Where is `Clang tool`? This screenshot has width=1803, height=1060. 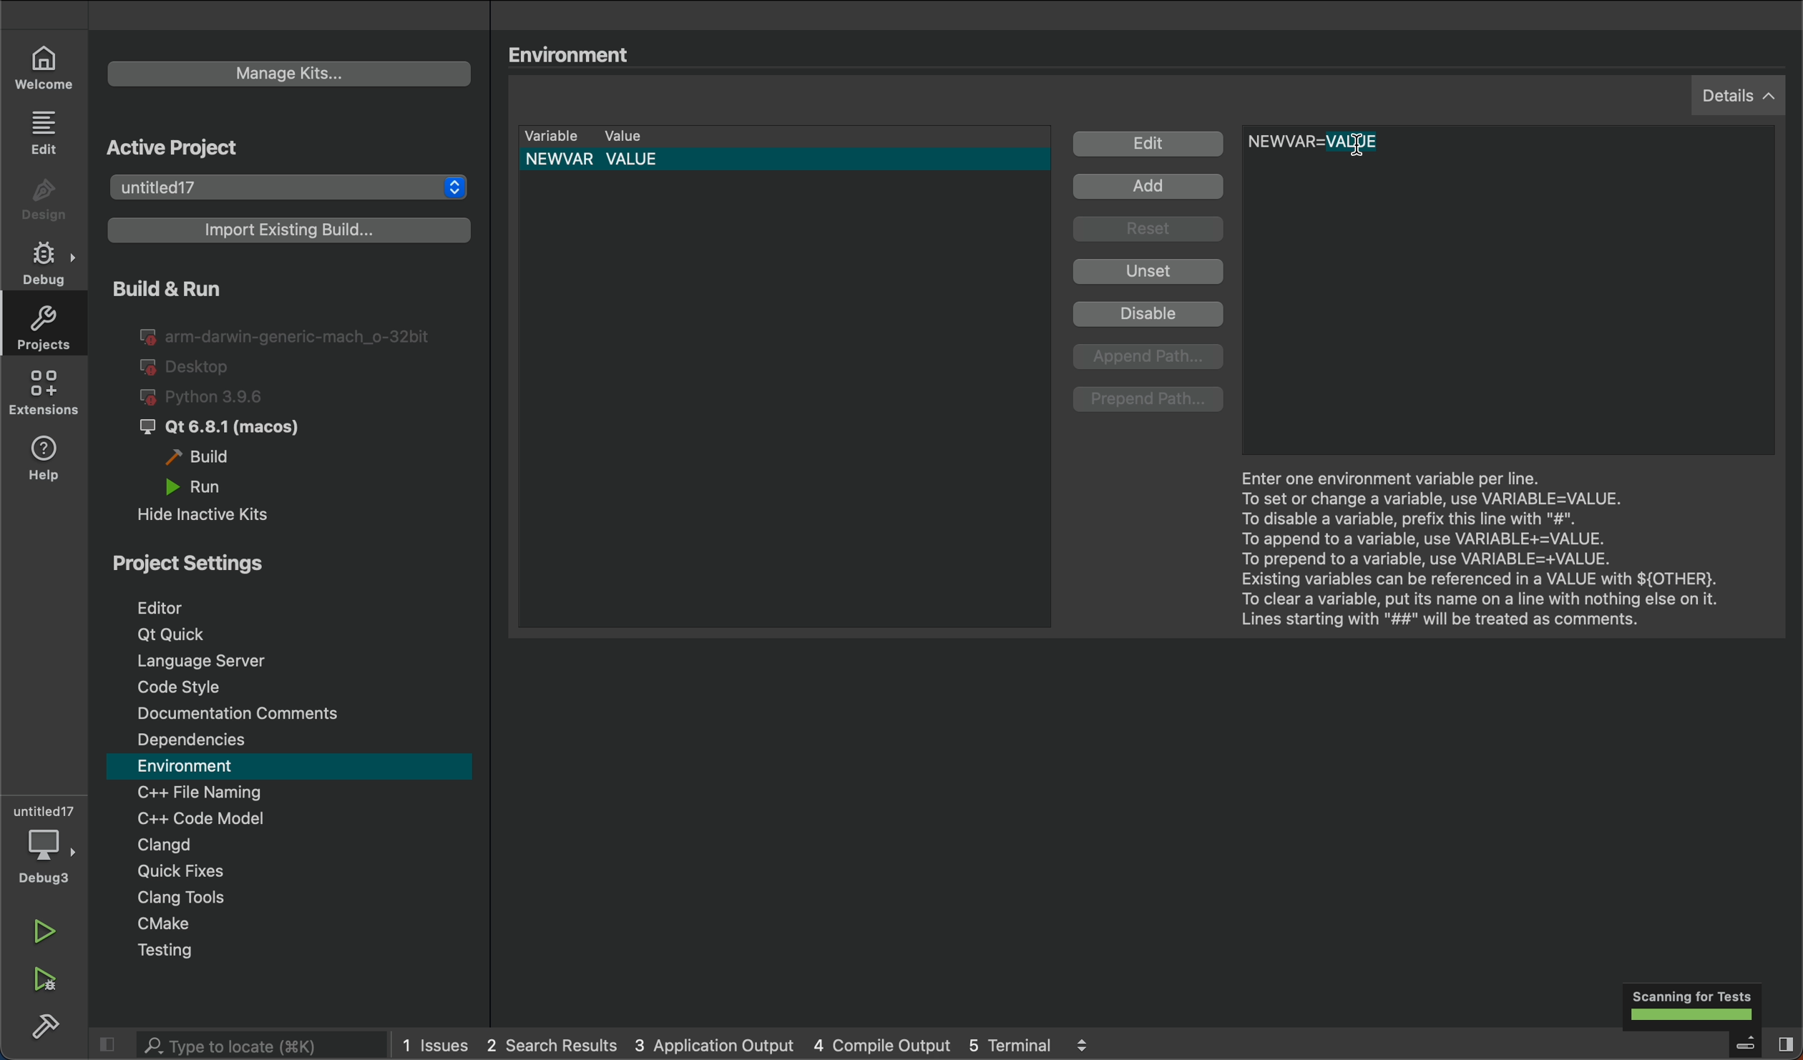
Clang tool is located at coordinates (300, 898).